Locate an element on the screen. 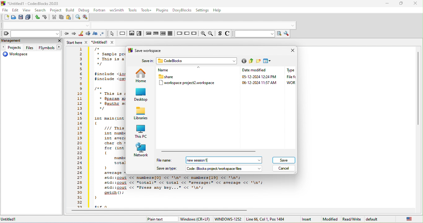  management is located at coordinates (26, 41).